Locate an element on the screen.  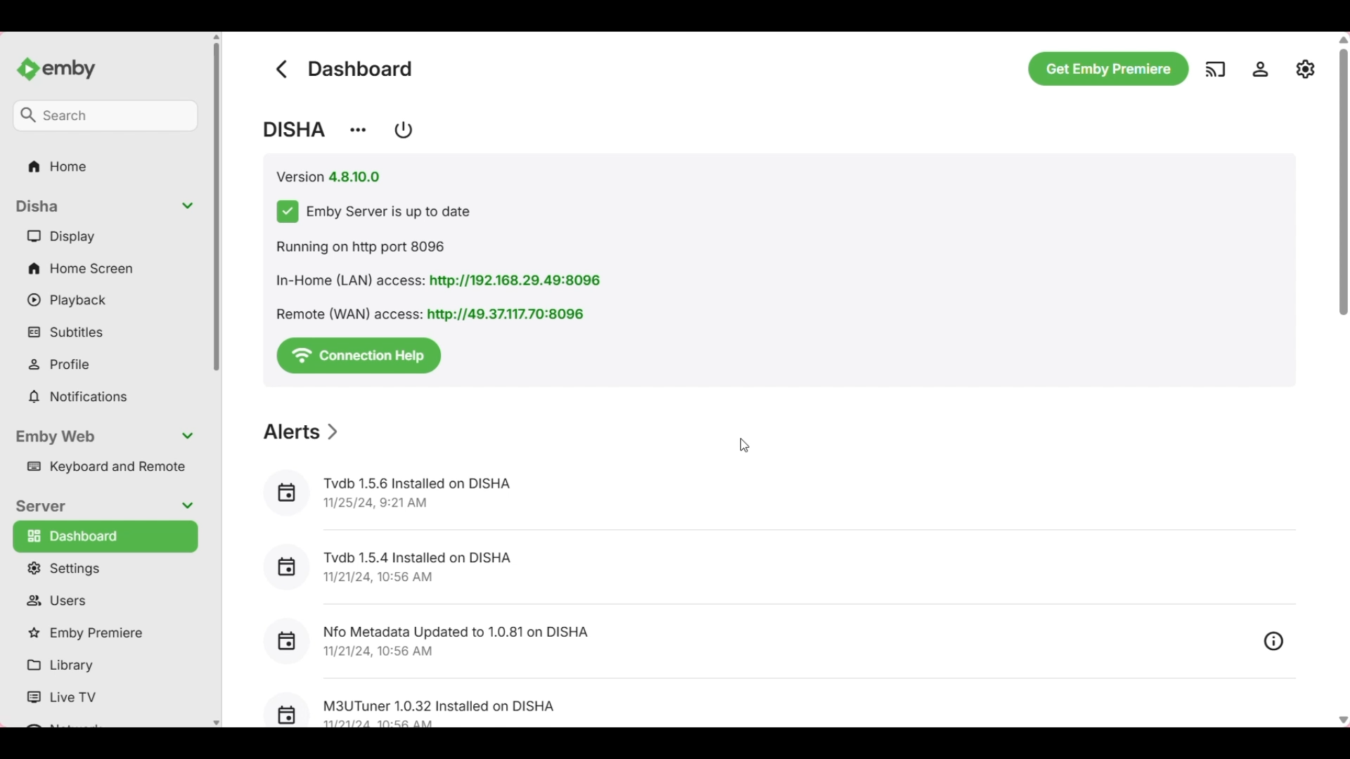
Live TV is located at coordinates (102, 698).